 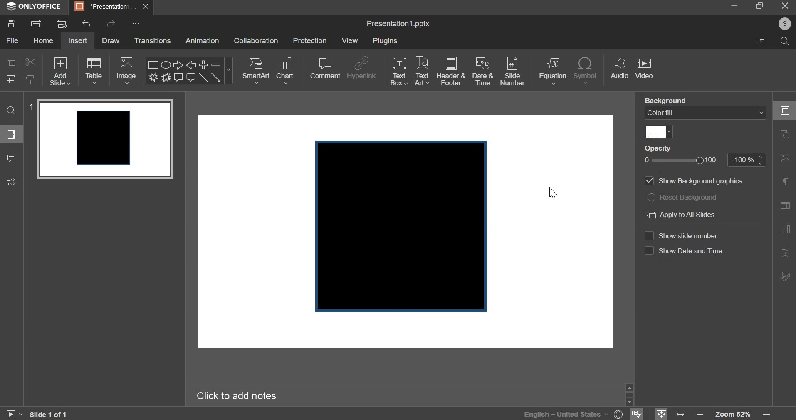 What do you see at coordinates (78, 41) in the screenshot?
I see `insert` at bounding box center [78, 41].